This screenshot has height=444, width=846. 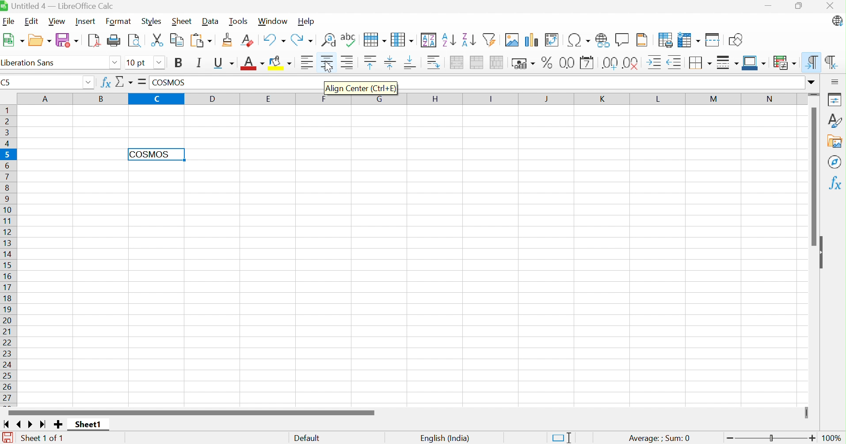 What do you see at coordinates (836, 142) in the screenshot?
I see `Gallery` at bounding box center [836, 142].